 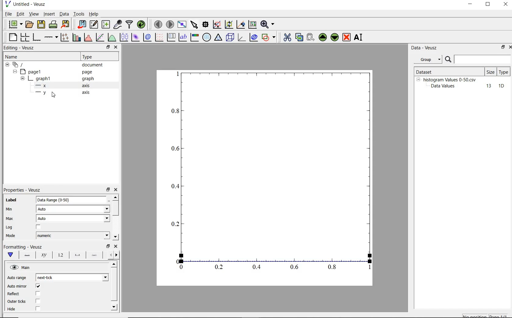 What do you see at coordinates (65, 37) in the screenshot?
I see `plot points with line and error bars` at bounding box center [65, 37].